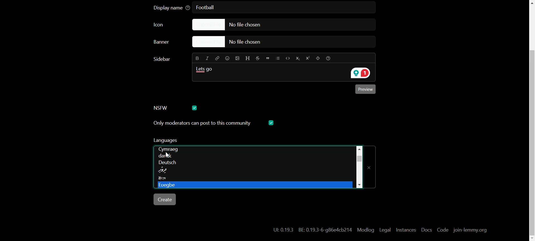  Describe the element at coordinates (214, 141) in the screenshot. I see `Only moderators can post to this community` at that location.